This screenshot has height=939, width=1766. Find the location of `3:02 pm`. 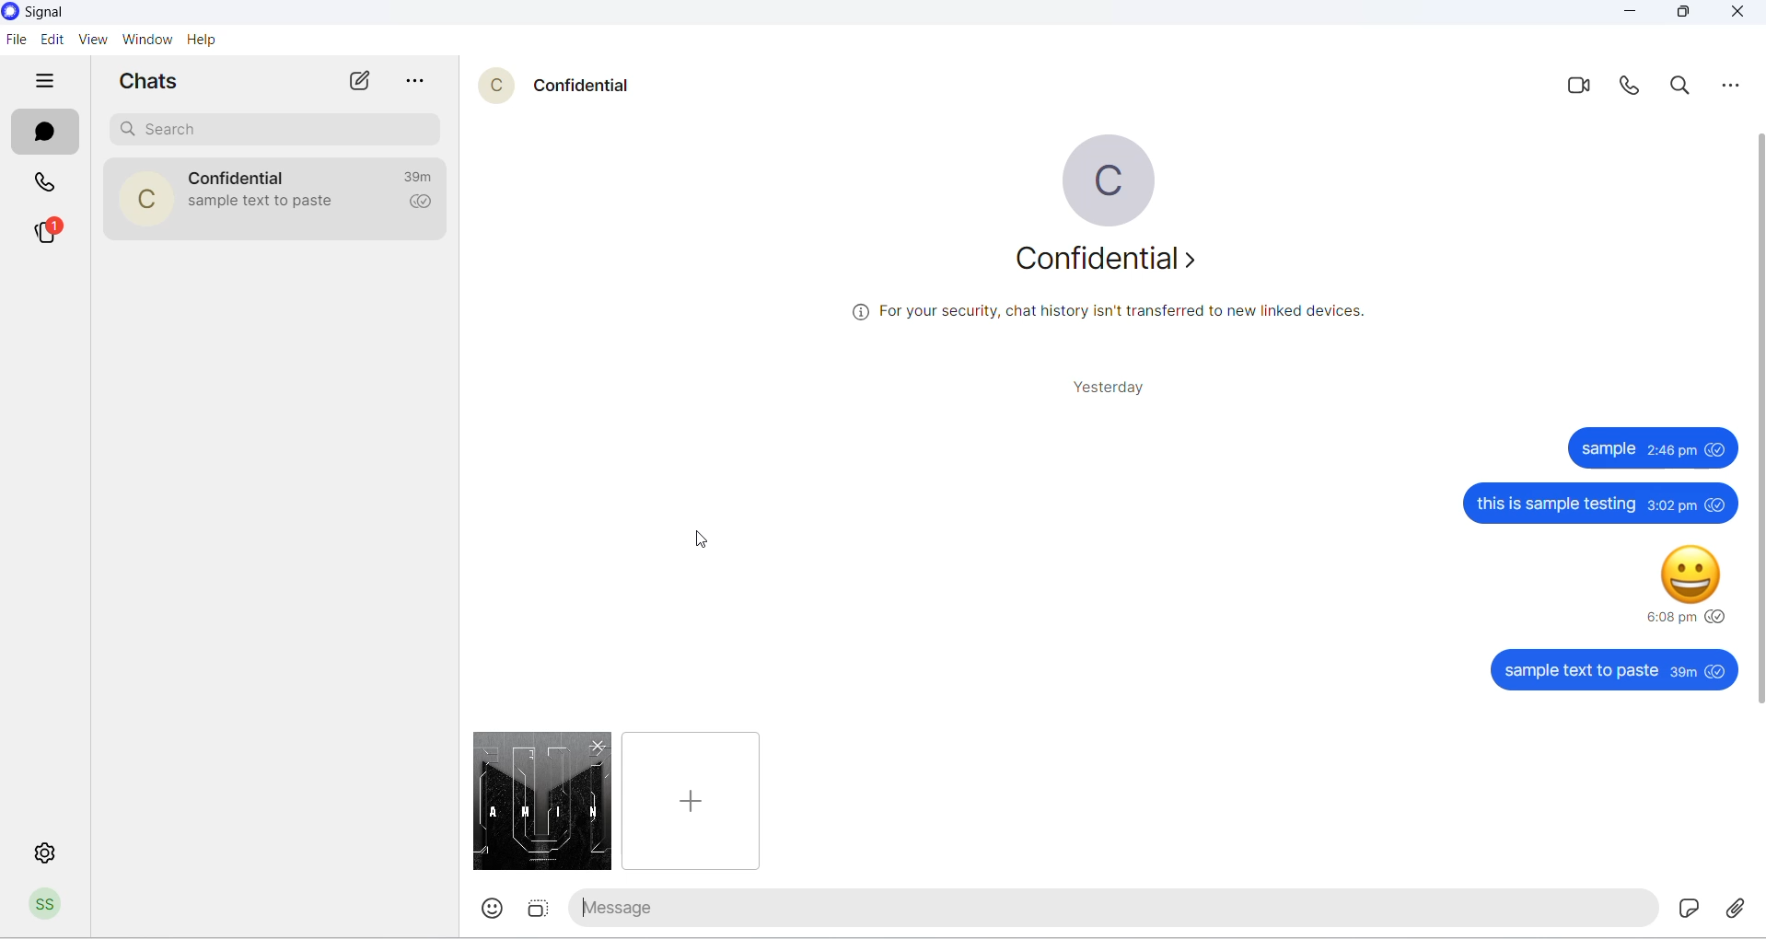

3:02 pm is located at coordinates (1673, 503).